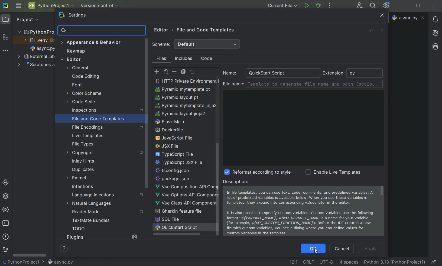 This screenshot has height=266, width=442. Describe the element at coordinates (408, 18) in the screenshot. I see `file name` at that location.